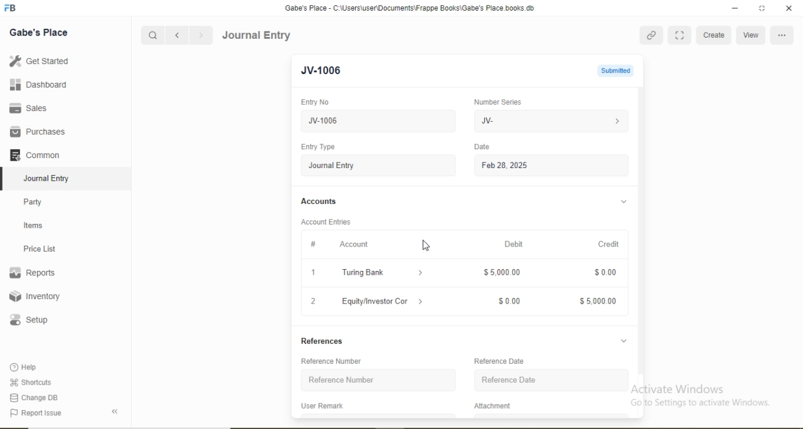  What do you see at coordinates (152, 36) in the screenshot?
I see `Search` at bounding box center [152, 36].